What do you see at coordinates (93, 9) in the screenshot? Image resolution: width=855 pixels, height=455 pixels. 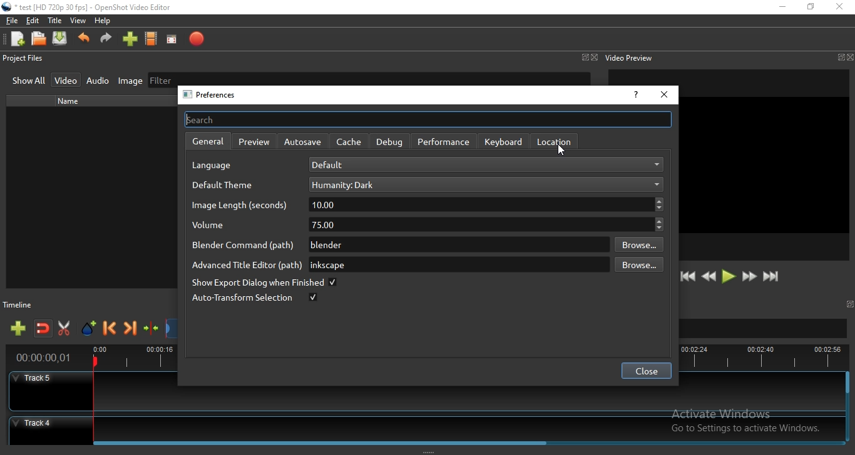 I see `" test [HD 720p 30 fps] - OpenShot Video Editor` at bounding box center [93, 9].